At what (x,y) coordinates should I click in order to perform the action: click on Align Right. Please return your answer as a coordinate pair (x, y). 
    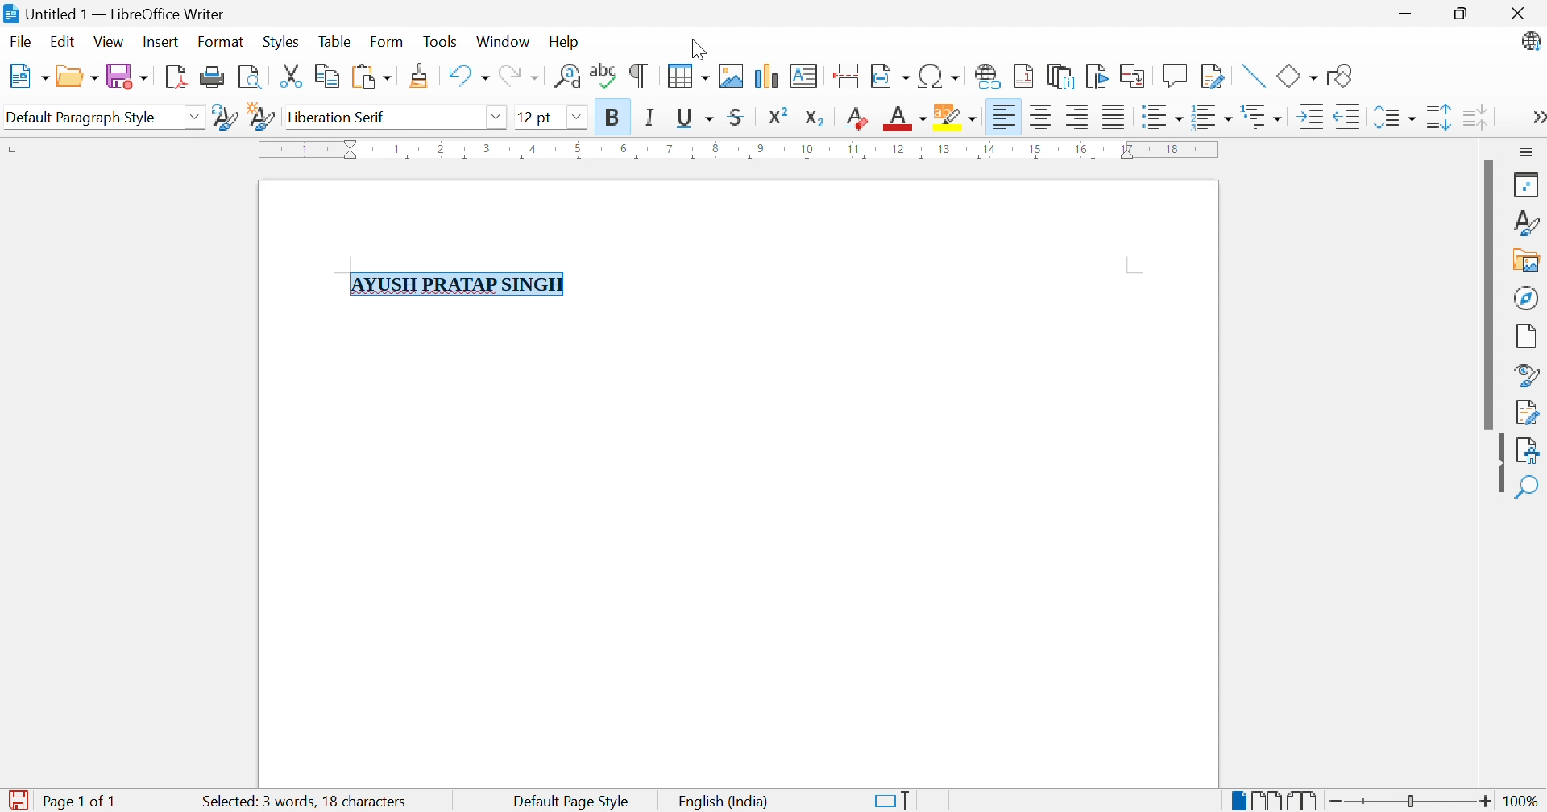
    Looking at the image, I should click on (1077, 118).